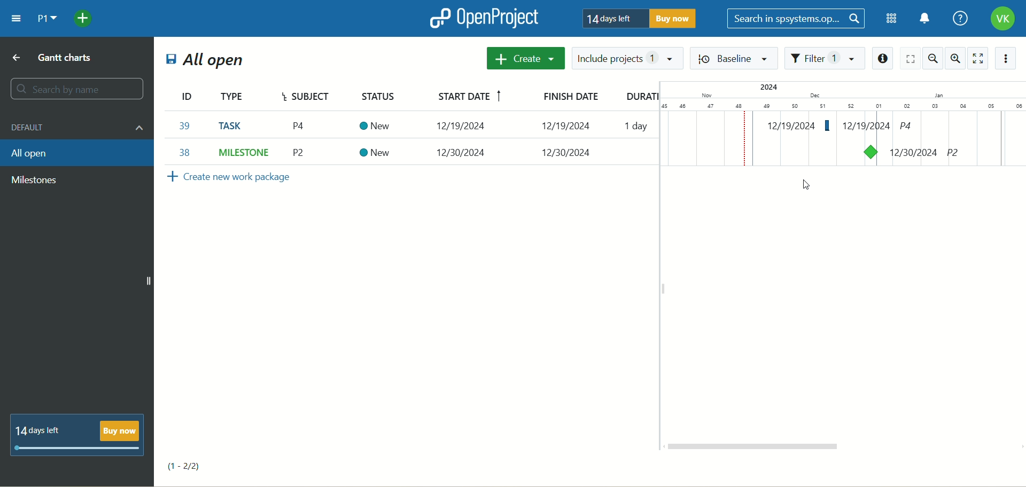  What do you see at coordinates (790, 125) in the screenshot?
I see `12/19/2024` at bounding box center [790, 125].